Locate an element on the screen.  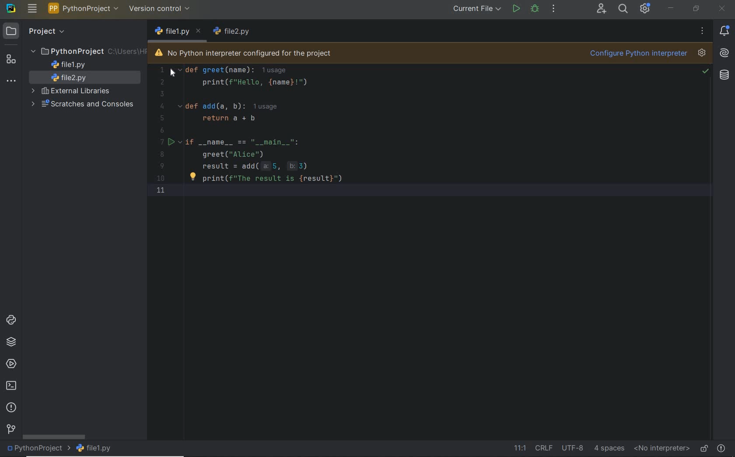
file encoding is located at coordinates (573, 447).